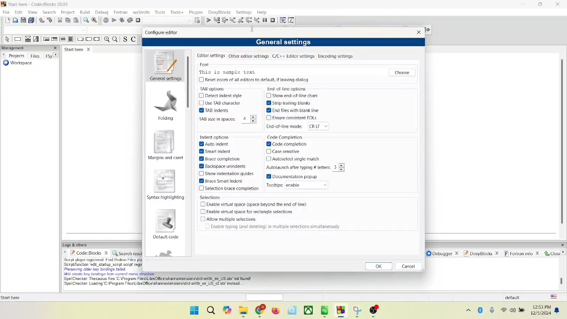  What do you see at coordinates (73, 51) in the screenshot?
I see `start here` at bounding box center [73, 51].